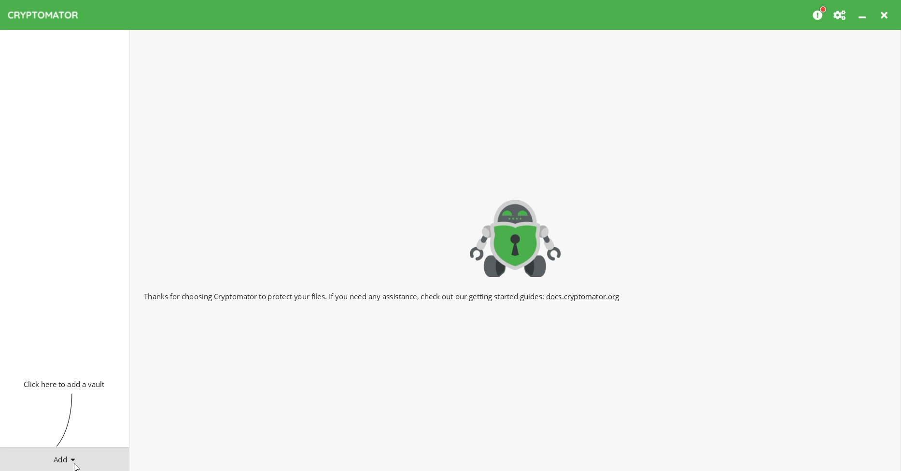 The height and width of the screenshot is (471, 901). Describe the element at coordinates (76, 466) in the screenshot. I see `Cursor` at that location.